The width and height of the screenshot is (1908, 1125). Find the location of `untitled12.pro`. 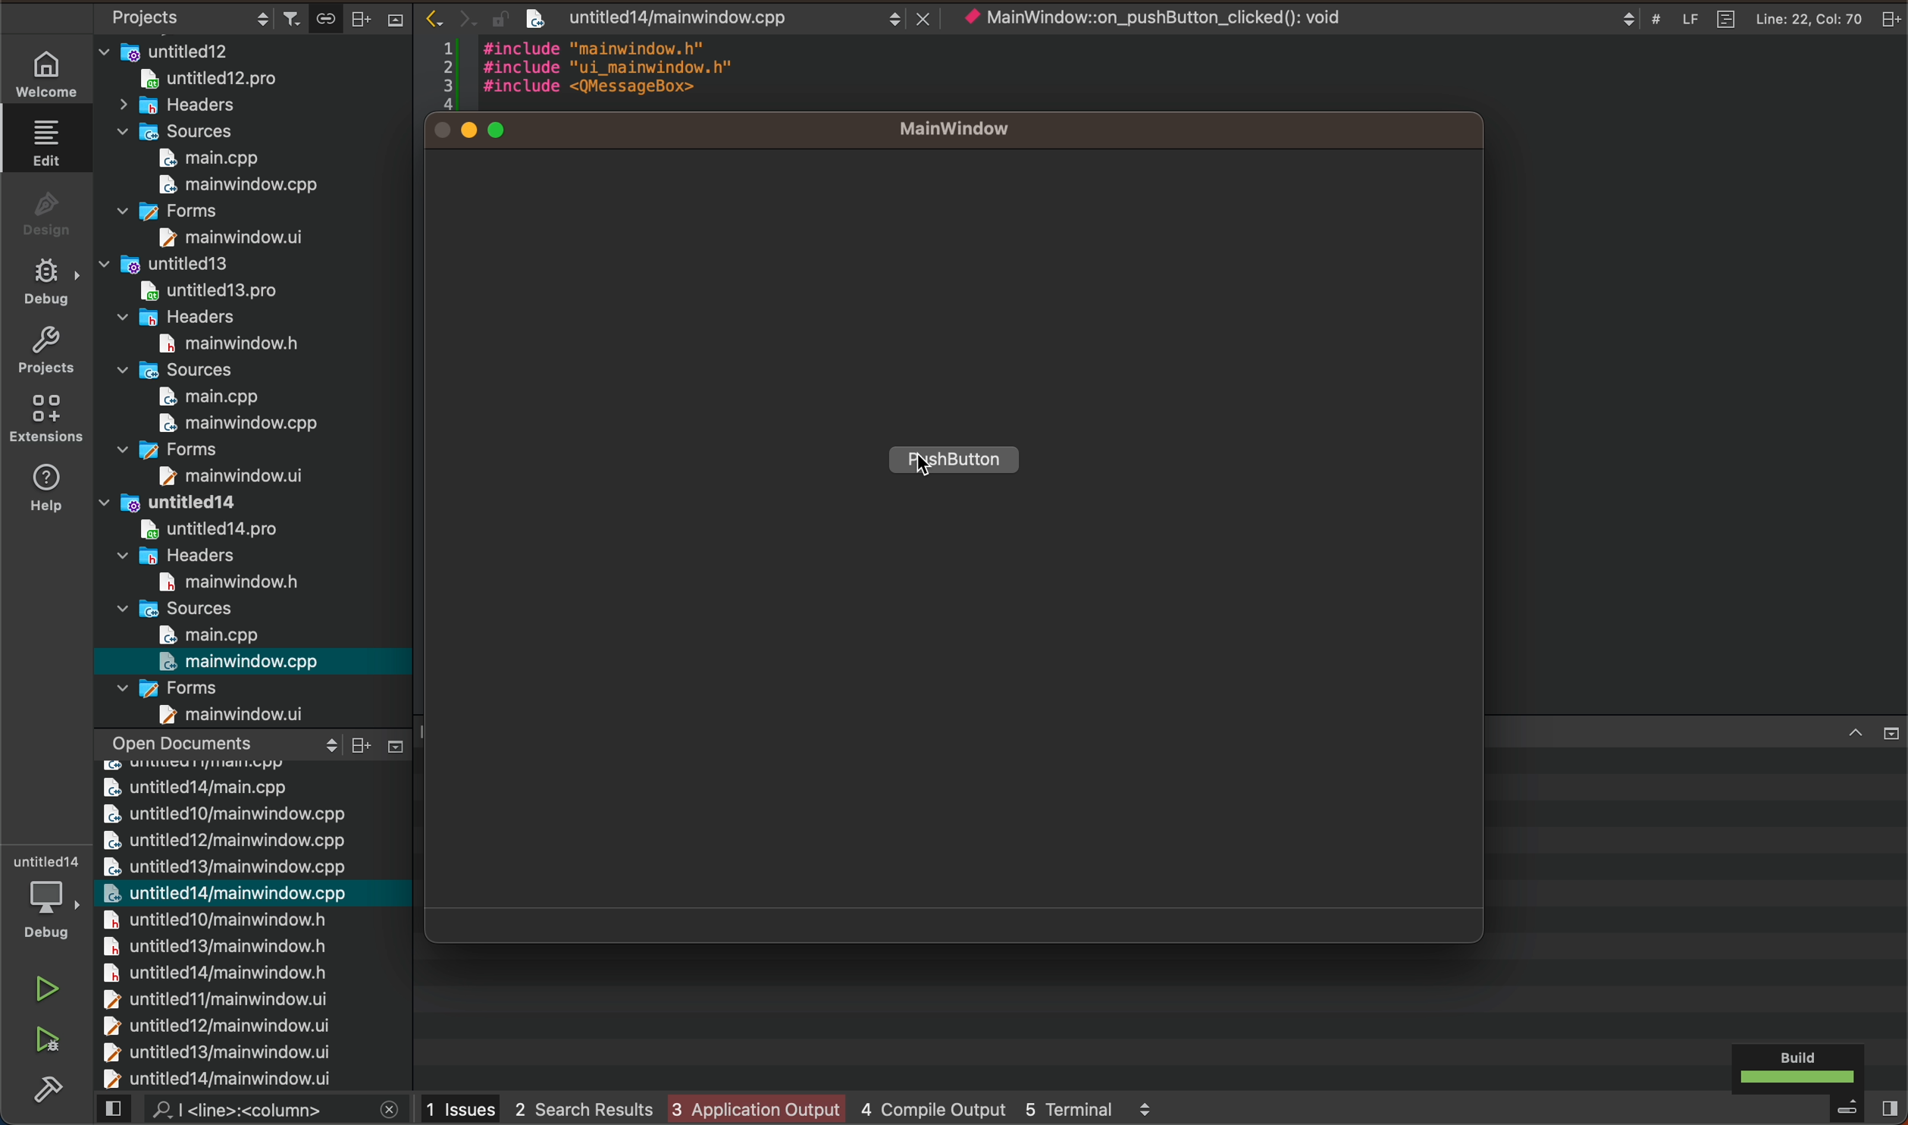

untitled12.pro is located at coordinates (241, 80).